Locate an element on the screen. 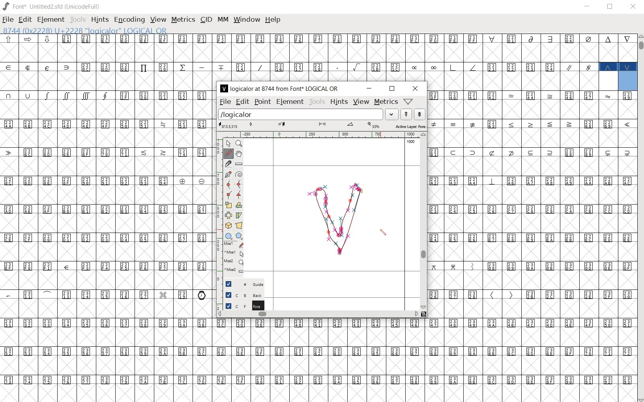 The height and width of the screenshot is (402, 644). 8744 (0x2228) U+2228 "logicalor" LOGICAL OR is located at coordinates (625, 81).